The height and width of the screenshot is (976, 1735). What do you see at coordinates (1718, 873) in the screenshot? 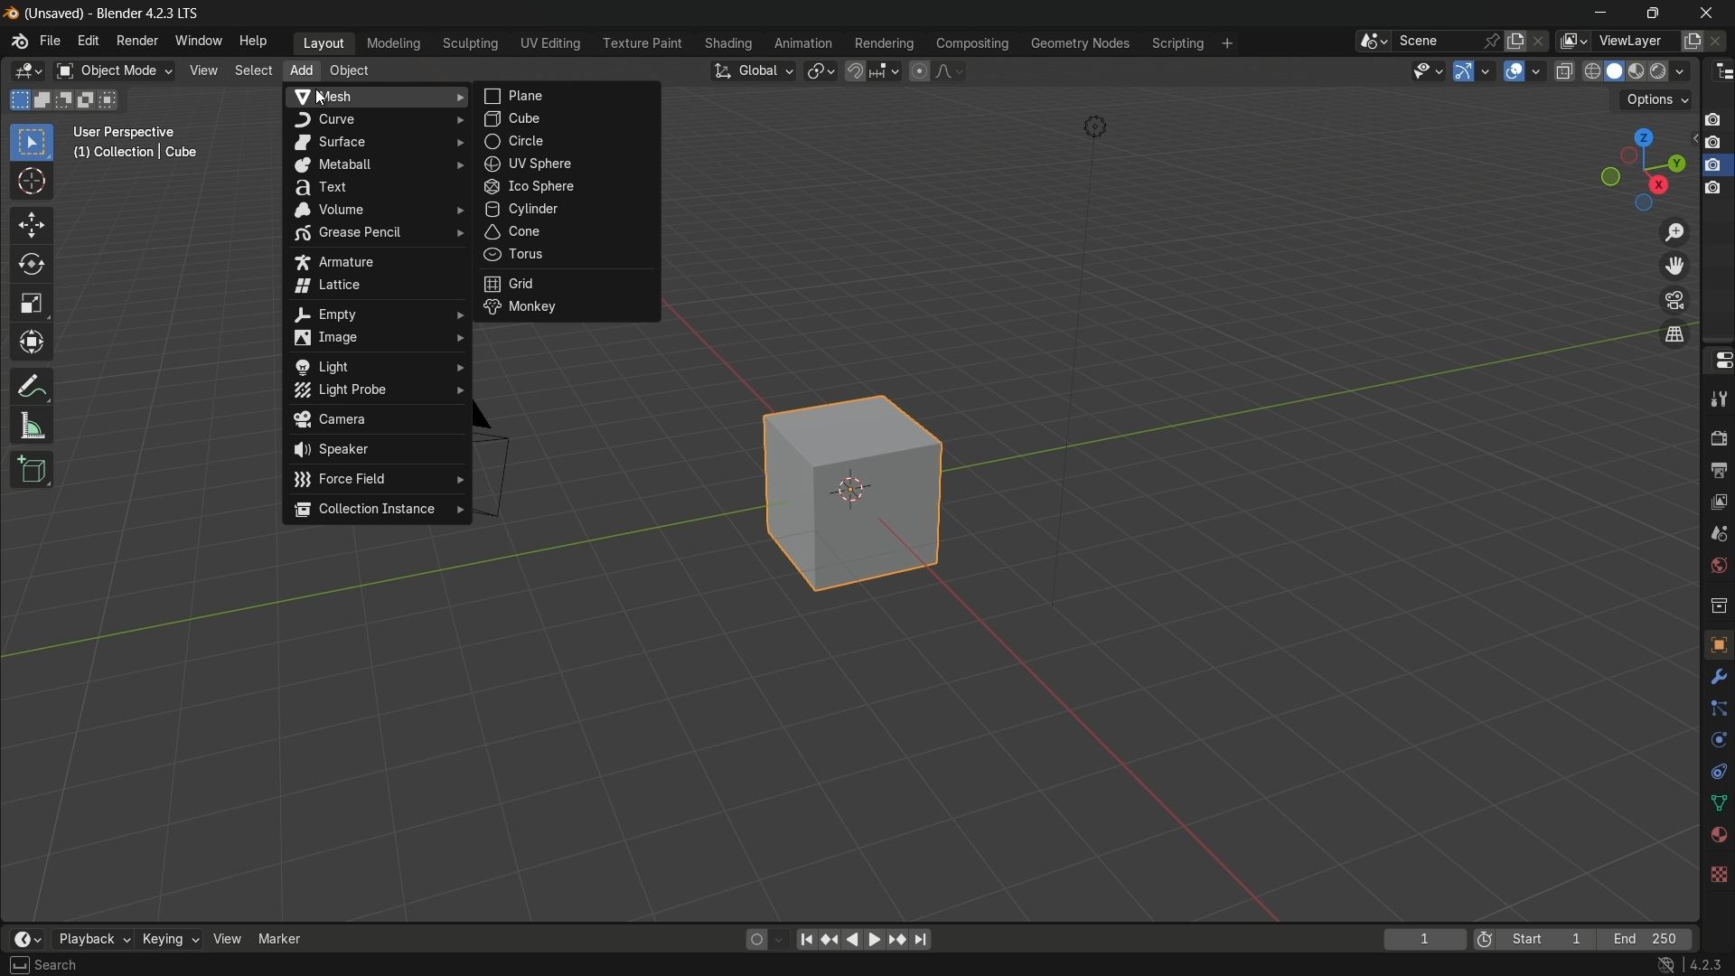
I see `texture` at bounding box center [1718, 873].